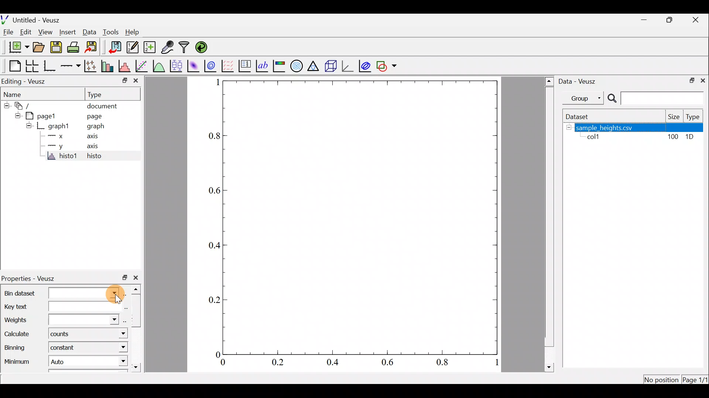 The width and height of the screenshot is (709, 398). What do you see at coordinates (124, 279) in the screenshot?
I see `restore down` at bounding box center [124, 279].